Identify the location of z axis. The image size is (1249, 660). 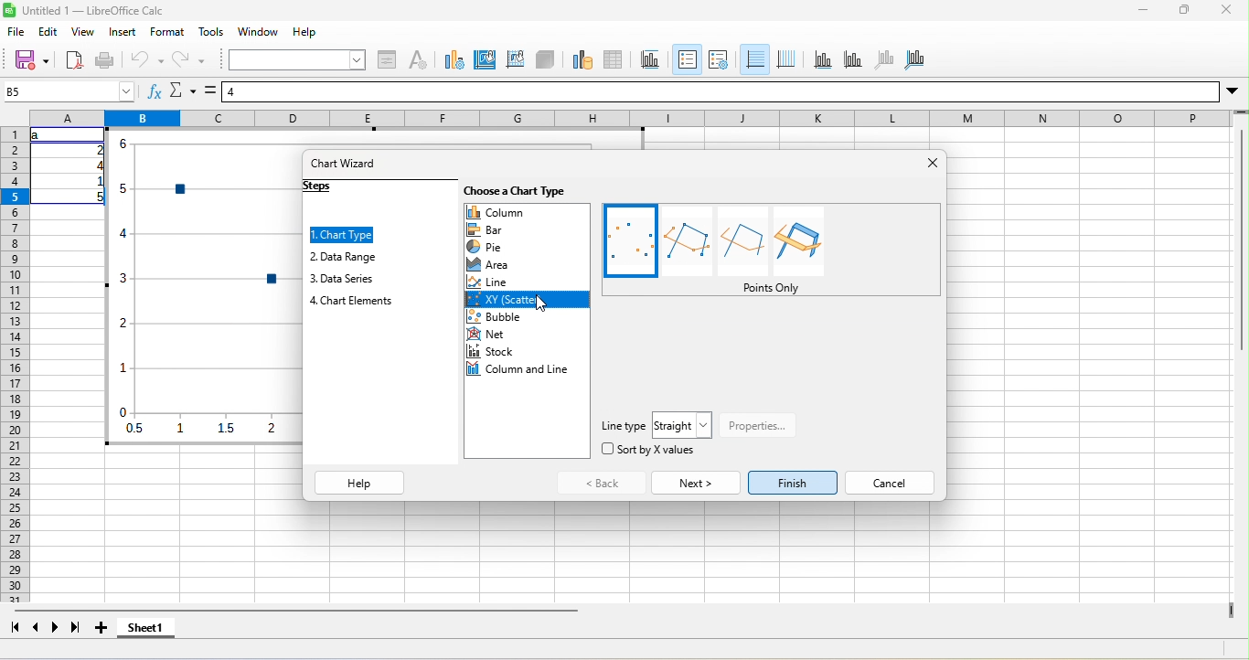
(885, 61).